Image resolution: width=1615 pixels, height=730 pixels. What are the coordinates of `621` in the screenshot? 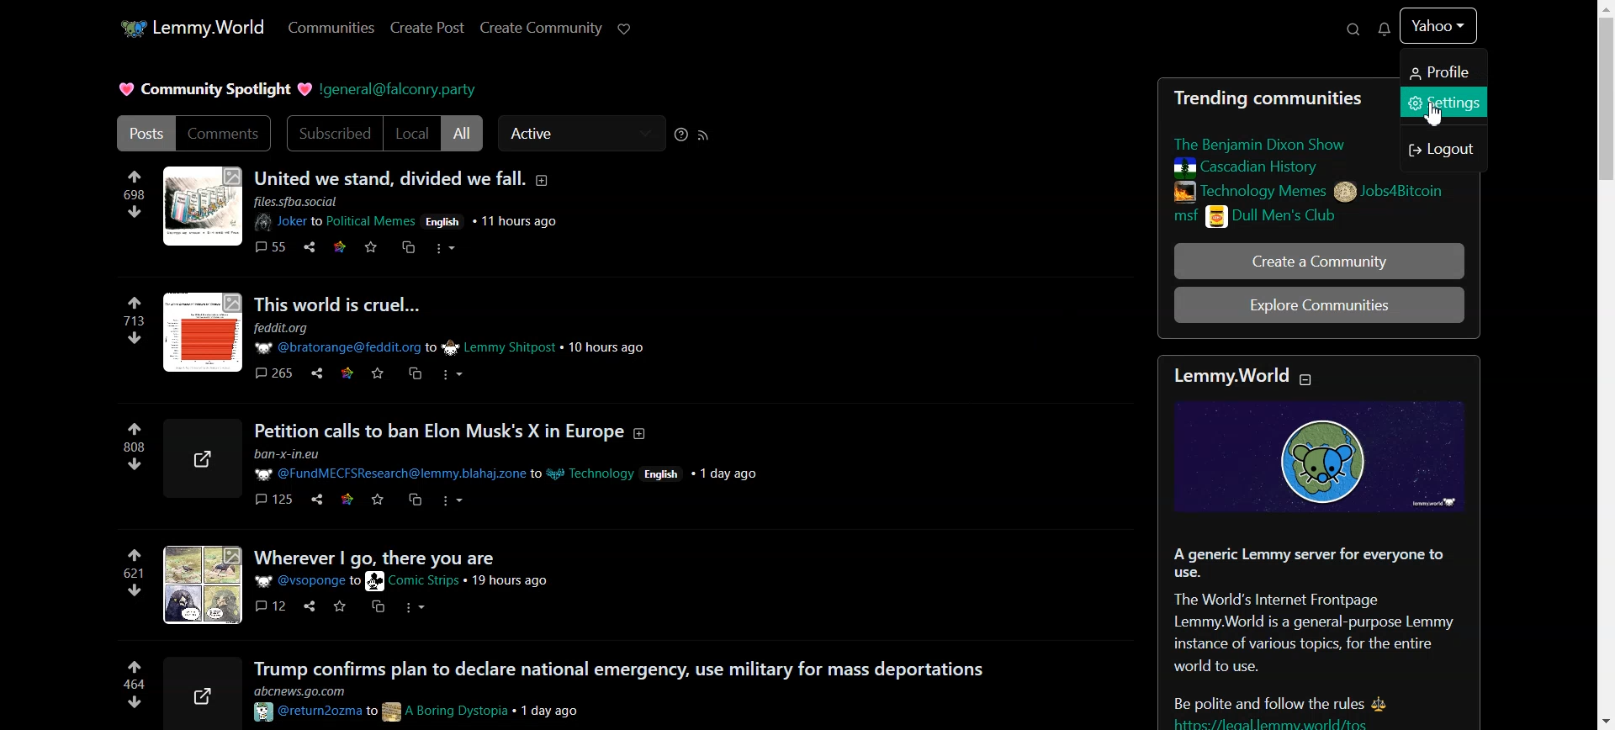 It's located at (127, 576).